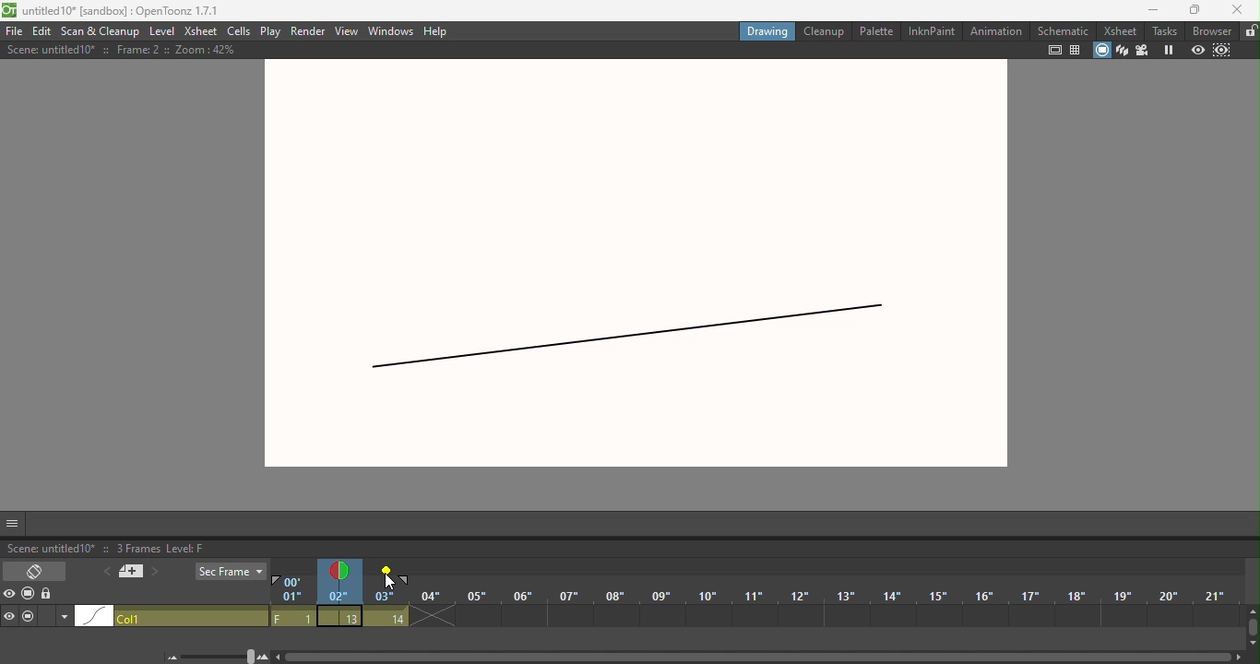 The image size is (1260, 664). Describe the element at coordinates (63, 619) in the screenshot. I see `Additional column settings` at that location.